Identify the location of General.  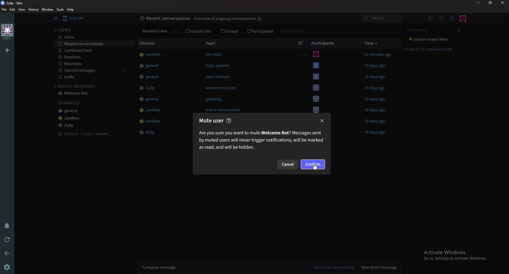
(93, 110).